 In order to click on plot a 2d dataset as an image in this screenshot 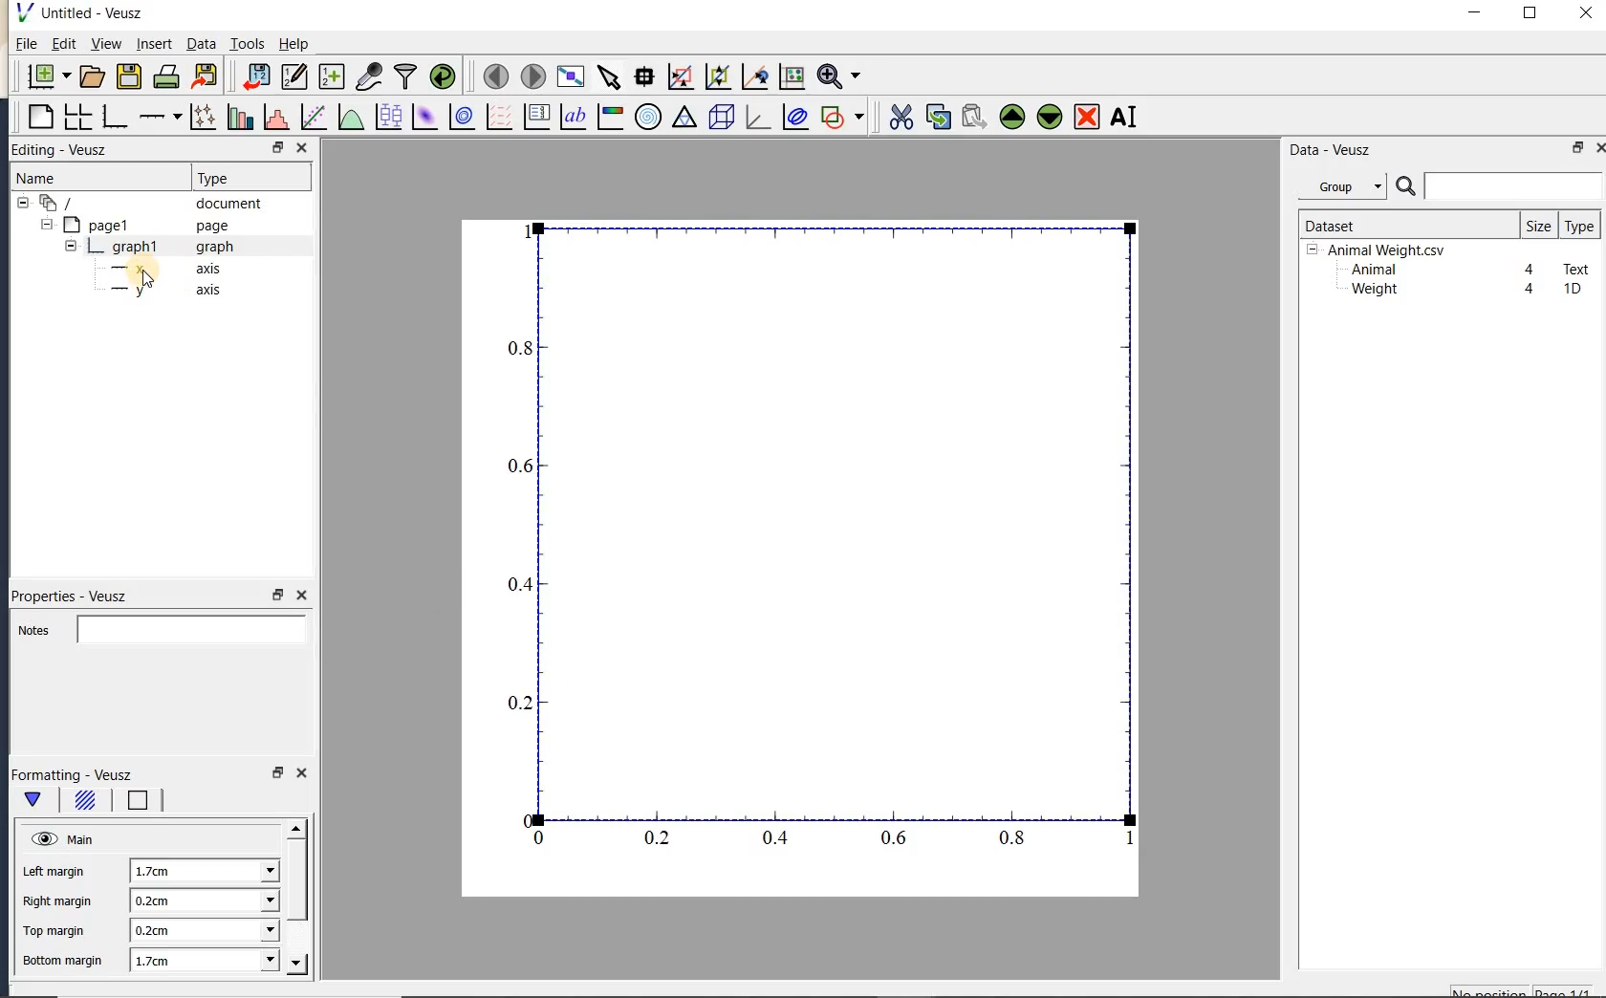, I will do `click(423, 117)`.